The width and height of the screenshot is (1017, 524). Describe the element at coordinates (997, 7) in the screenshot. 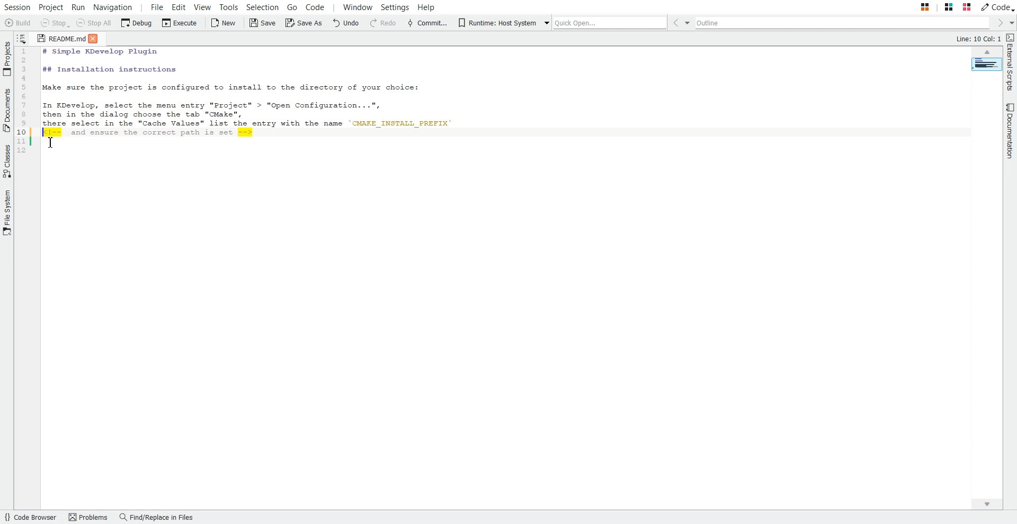

I see `Code` at that location.